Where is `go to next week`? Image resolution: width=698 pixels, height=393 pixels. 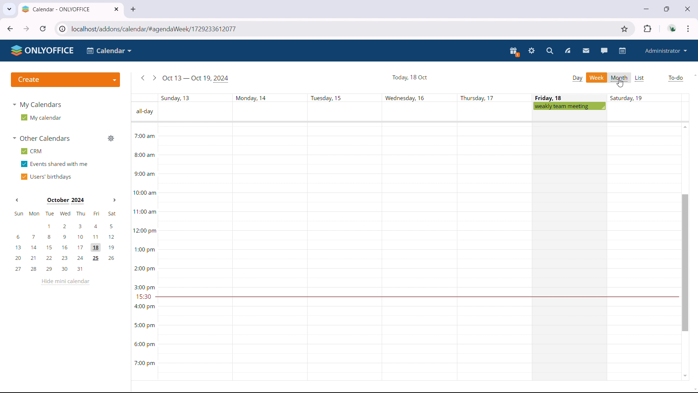
go to next week is located at coordinates (154, 78).